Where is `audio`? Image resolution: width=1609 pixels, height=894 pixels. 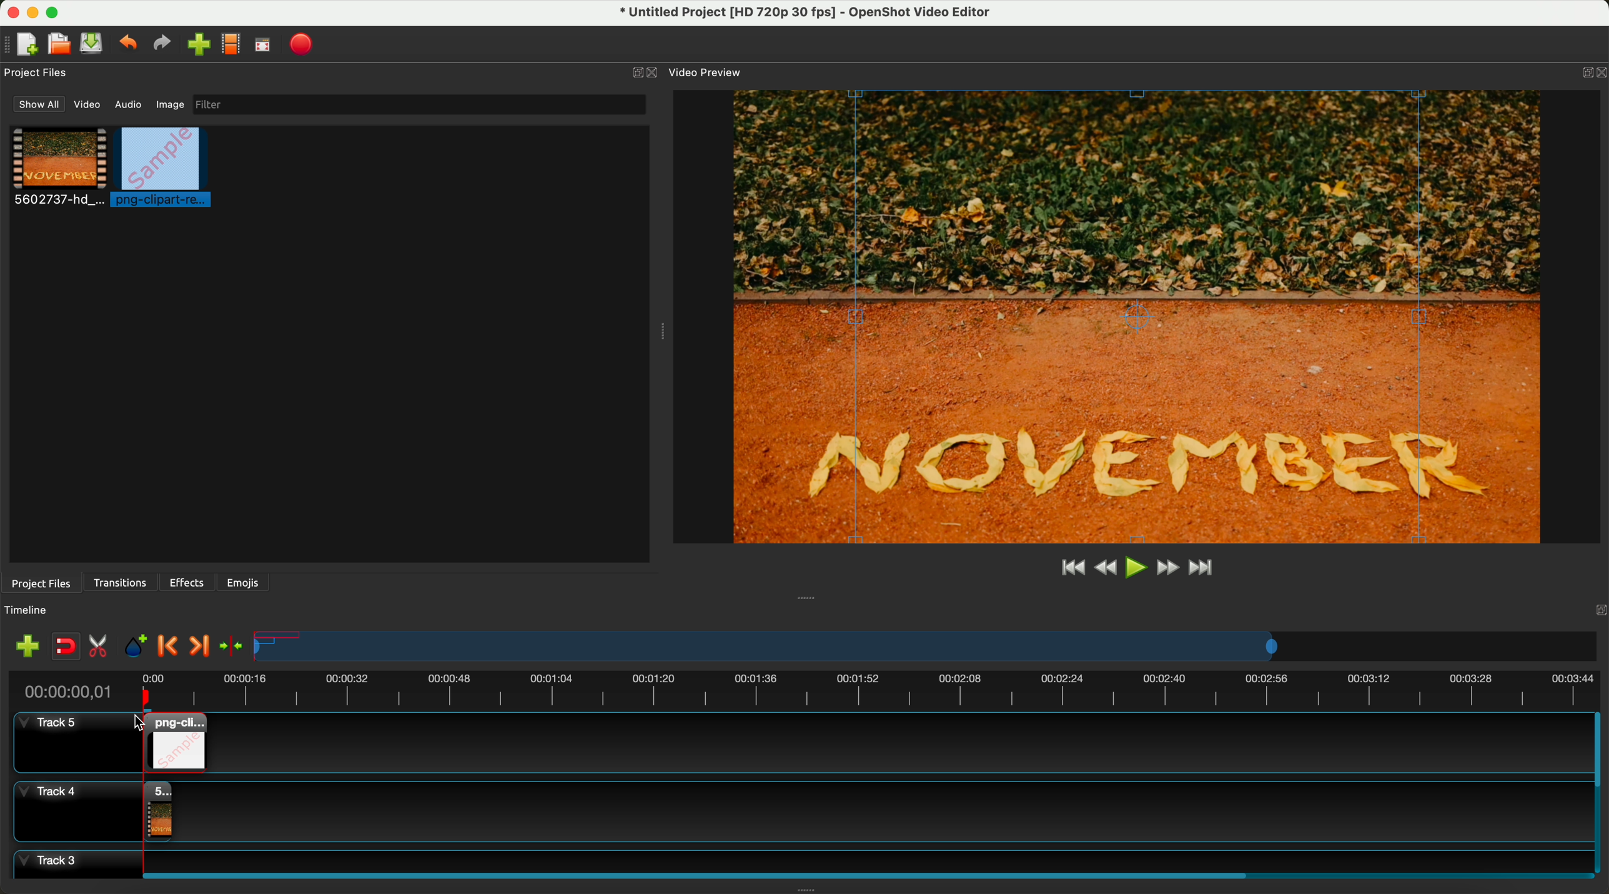
audio is located at coordinates (129, 104).